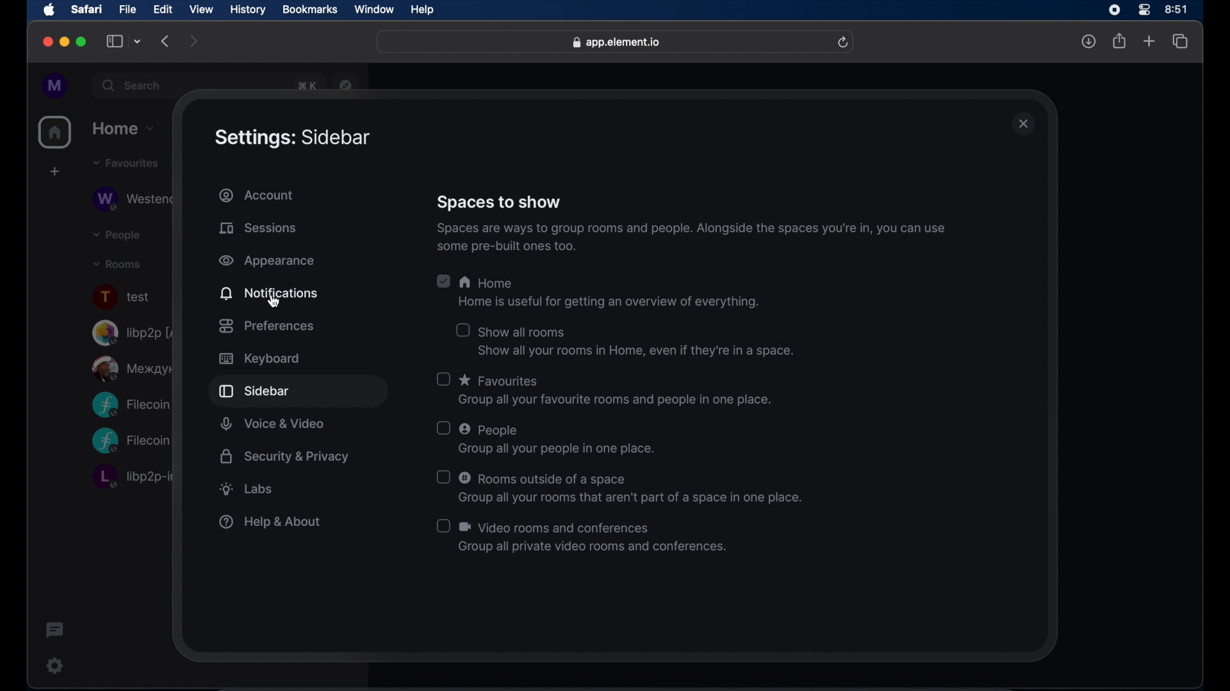 The image size is (1230, 691). Describe the element at coordinates (130, 10) in the screenshot. I see `file` at that location.